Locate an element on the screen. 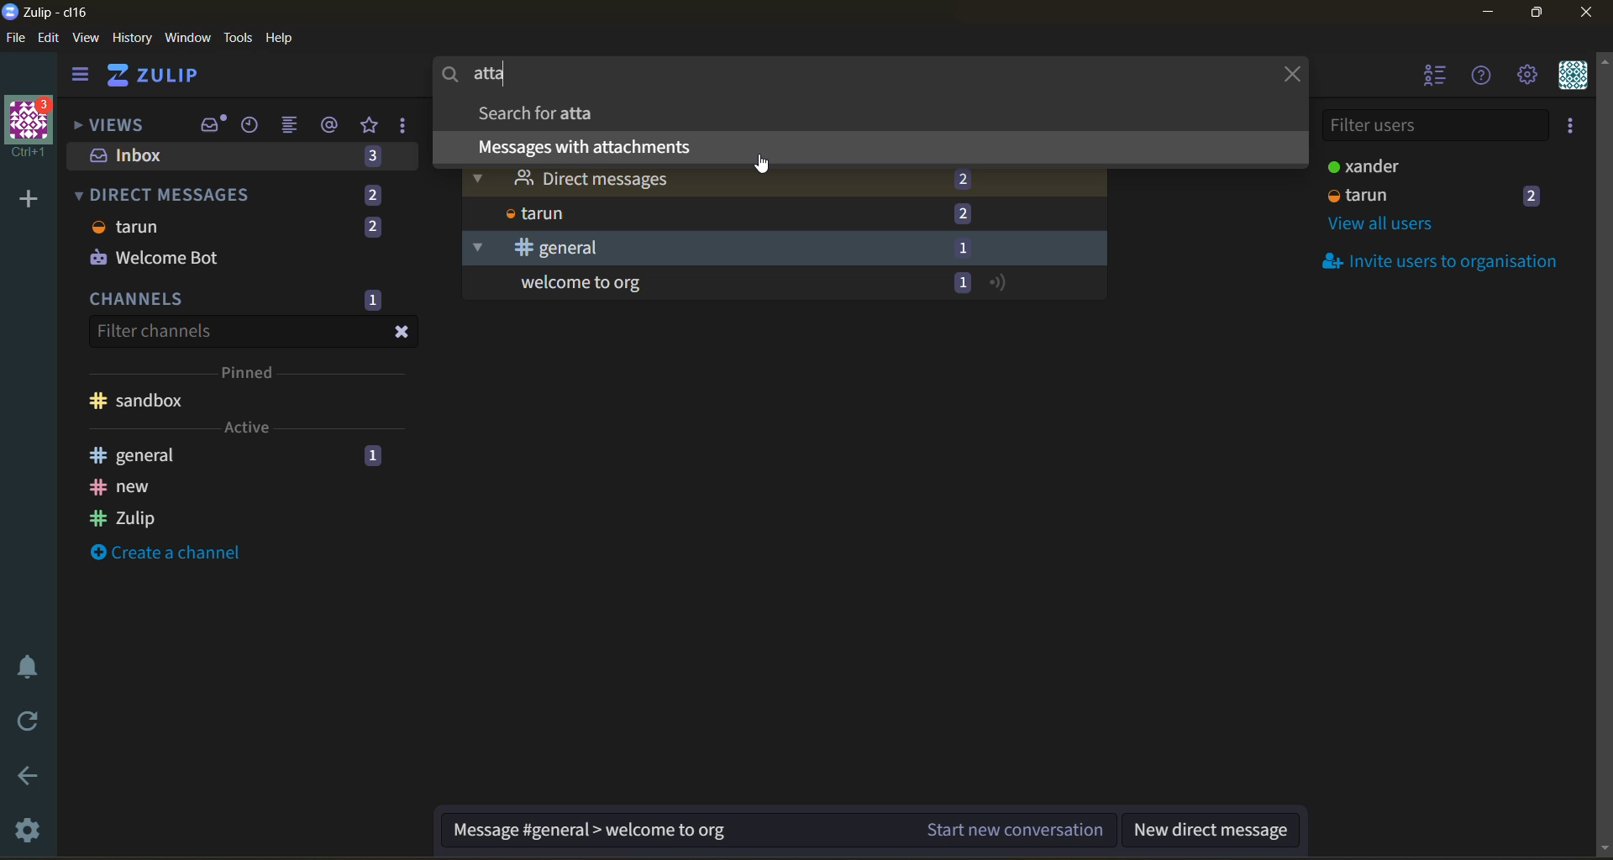  Direct messages is located at coordinates (570, 178).